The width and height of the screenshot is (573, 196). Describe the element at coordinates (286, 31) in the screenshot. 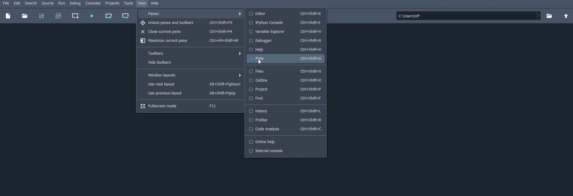

I see `Variable Explorer` at that location.